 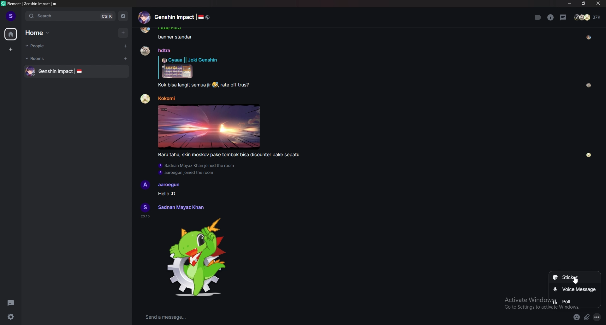 I want to click on 20:15, so click(x=145, y=216).